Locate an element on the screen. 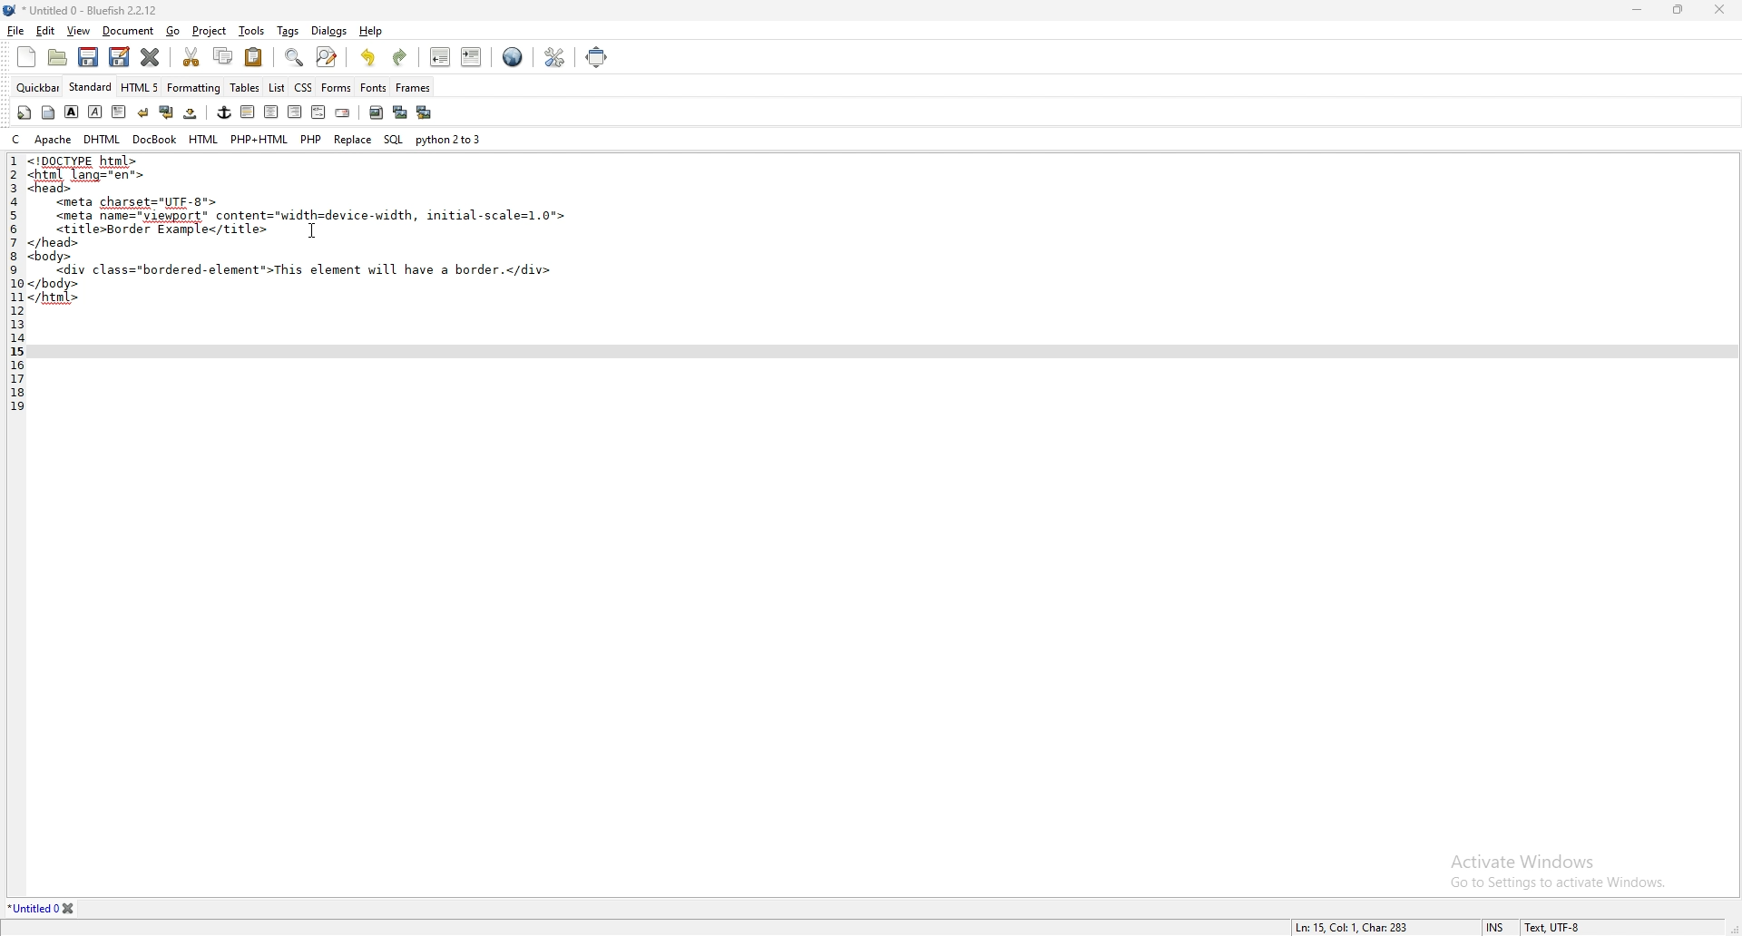 The height and width of the screenshot is (936, 1742). dhtml is located at coordinates (103, 138).